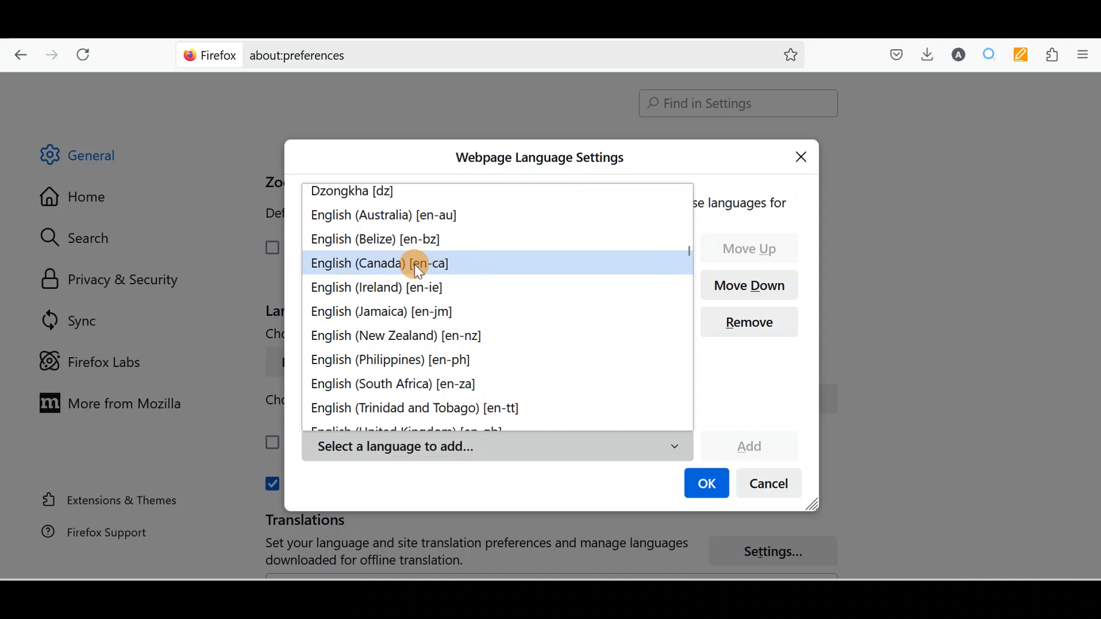 The width and height of the screenshot is (1101, 619). I want to click on English (Ireland) [en-ie], so click(381, 285).